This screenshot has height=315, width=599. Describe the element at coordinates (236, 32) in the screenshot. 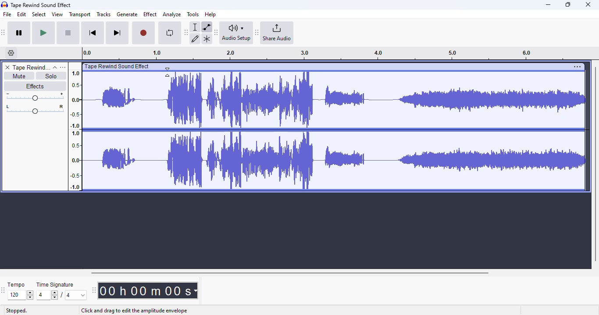

I see `audio setup` at that location.